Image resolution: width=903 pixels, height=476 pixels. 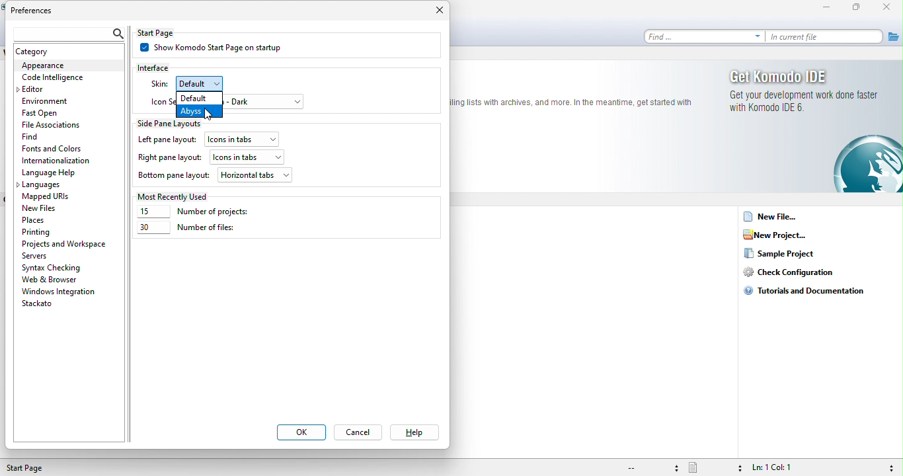 I want to click on file encoding, so click(x=651, y=468).